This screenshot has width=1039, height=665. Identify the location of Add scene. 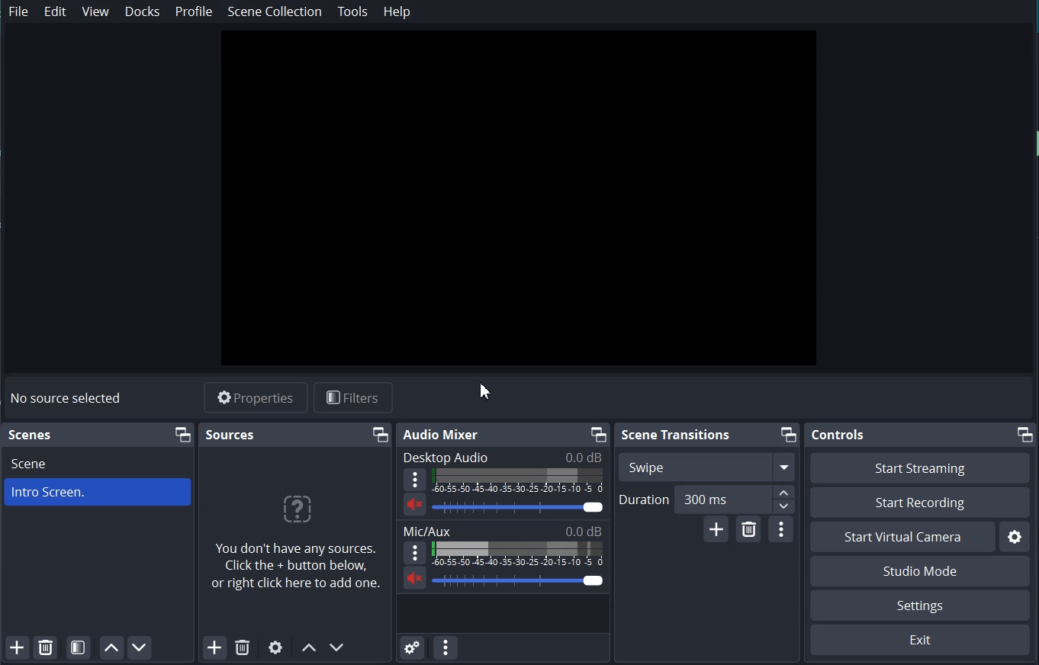
(16, 647).